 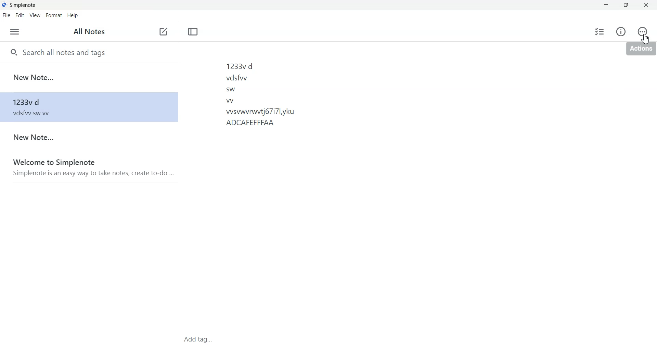 I want to click on Toggle focus mode, so click(x=192, y=32).